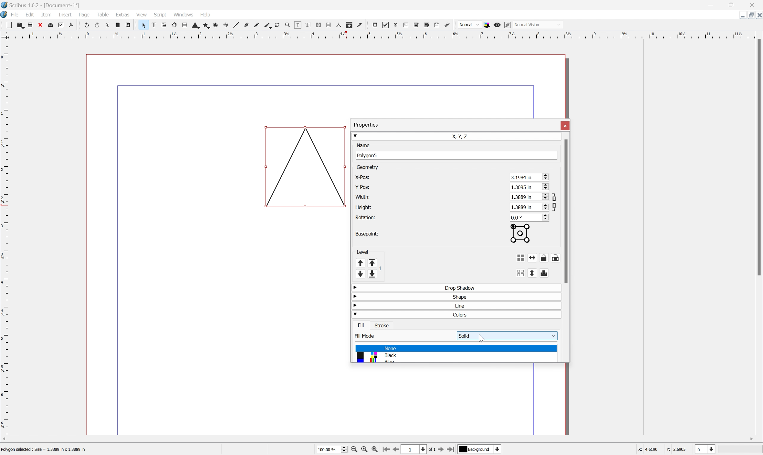 This screenshot has width=763, height=455. Describe the element at coordinates (361, 25) in the screenshot. I see `Eye dropper` at that location.